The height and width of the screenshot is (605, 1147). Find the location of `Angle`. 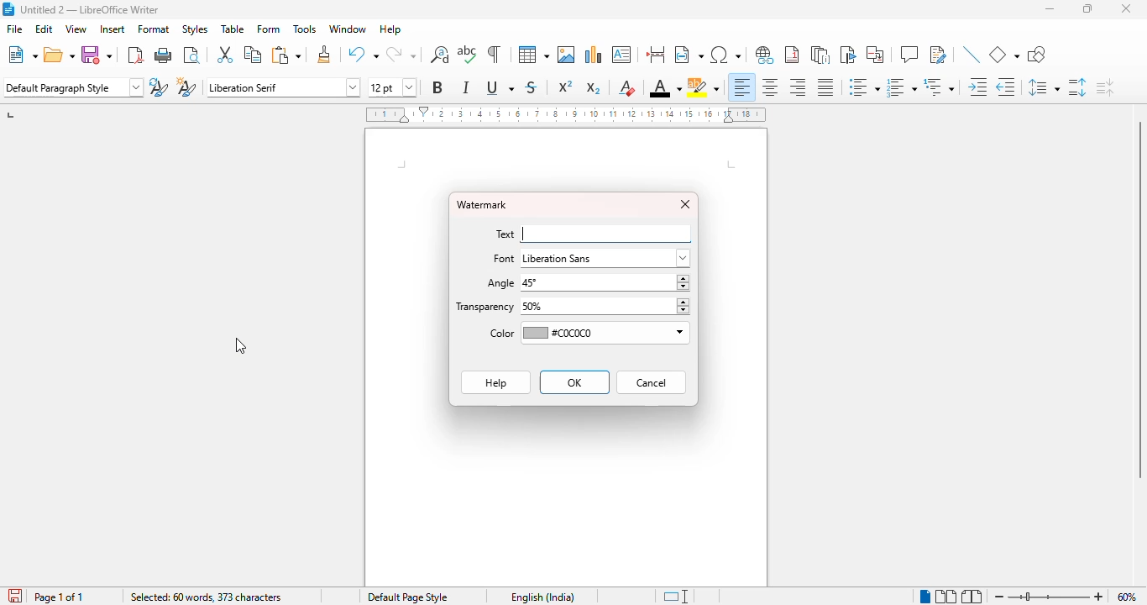

Angle is located at coordinates (498, 286).